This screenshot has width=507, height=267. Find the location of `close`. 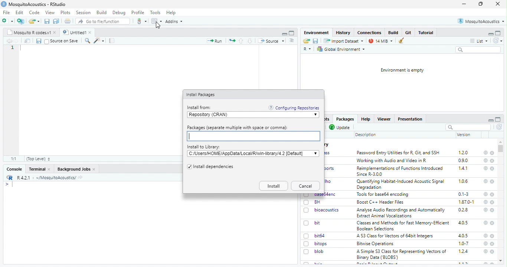

close is located at coordinates (94, 169).